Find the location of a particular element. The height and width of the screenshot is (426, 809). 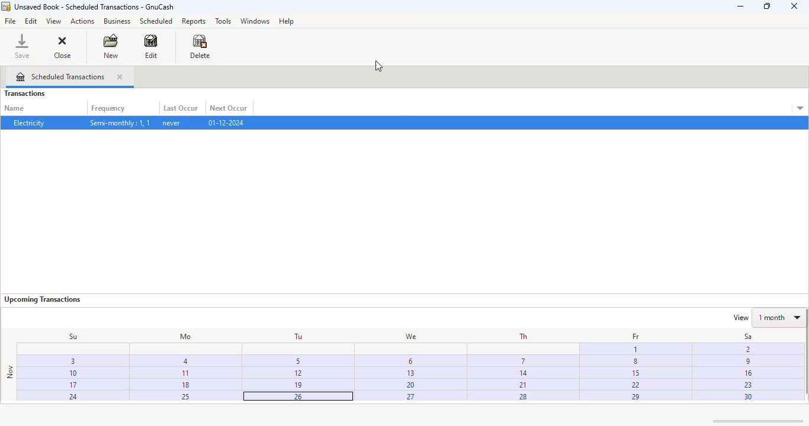

17 is located at coordinates (62, 386).